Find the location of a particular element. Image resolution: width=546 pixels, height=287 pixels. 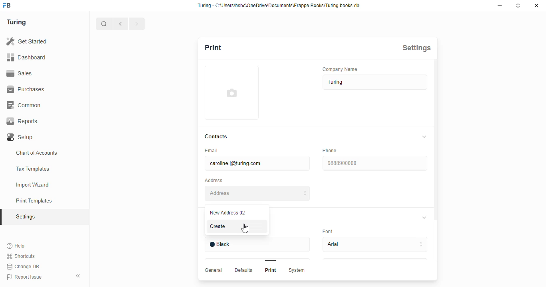

turing is located at coordinates (16, 22).